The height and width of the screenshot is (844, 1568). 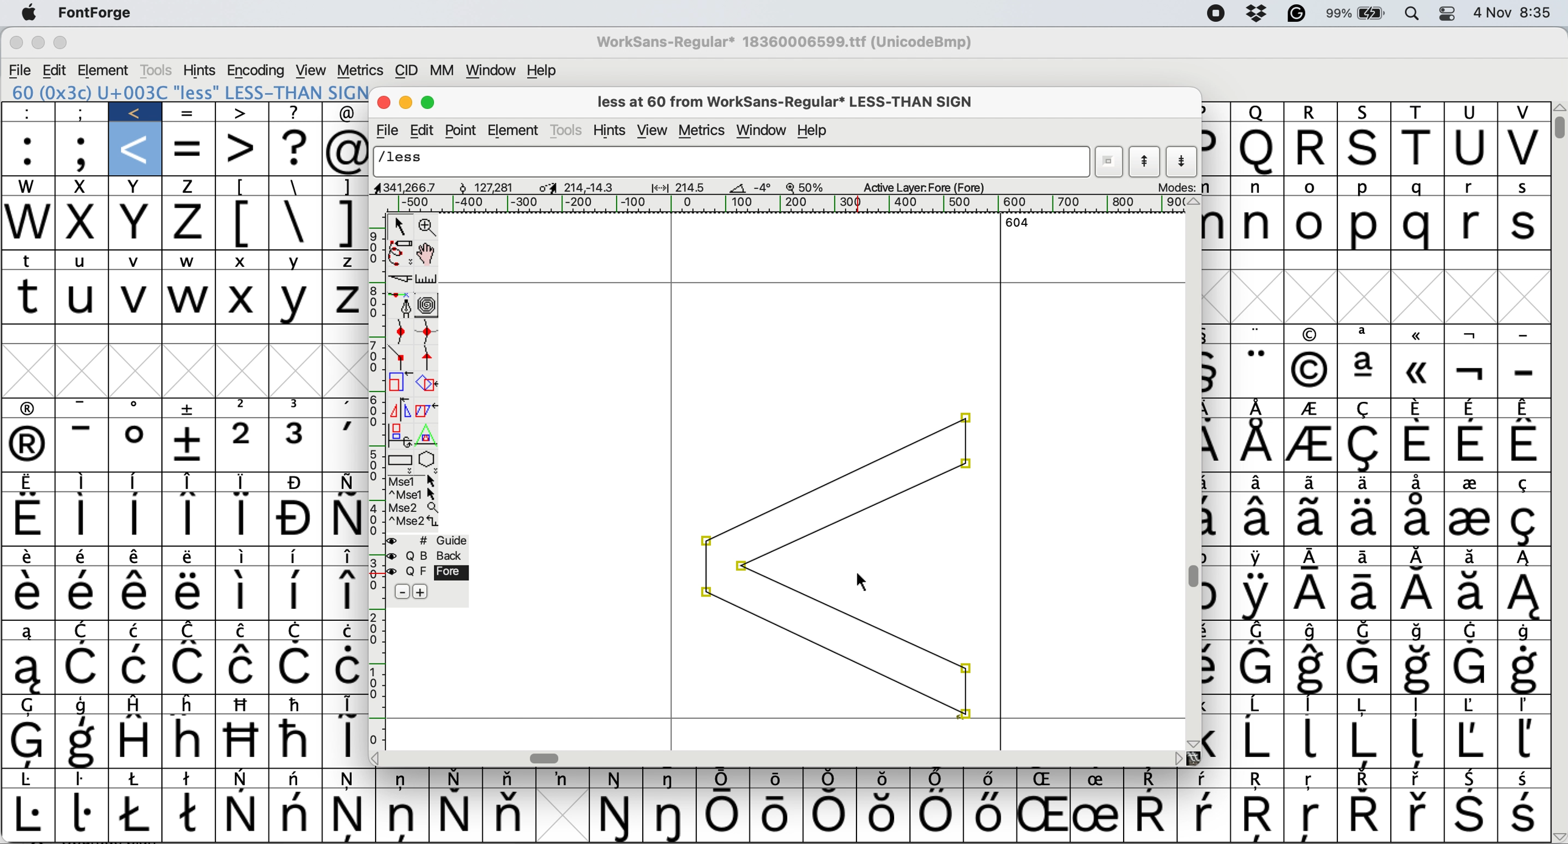 I want to click on select, so click(x=399, y=228).